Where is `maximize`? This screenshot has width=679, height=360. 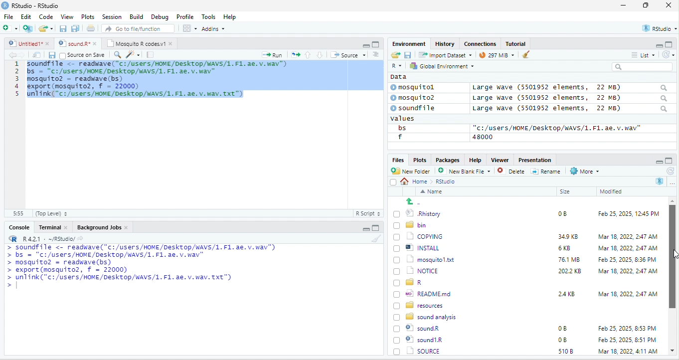 maximize is located at coordinates (670, 44).